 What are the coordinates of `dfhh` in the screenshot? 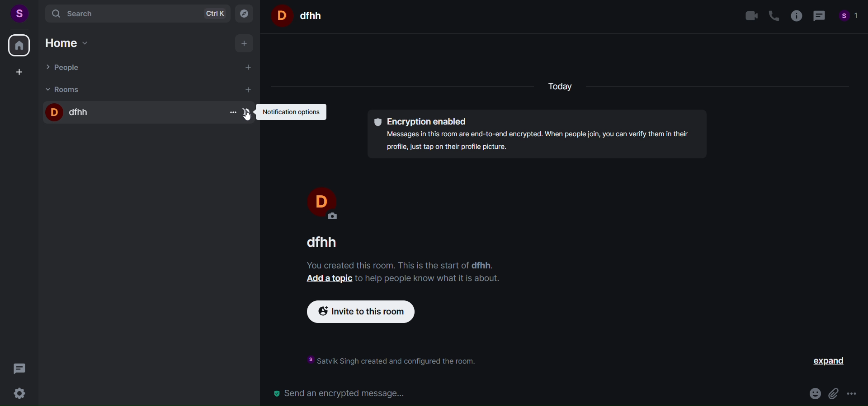 It's located at (328, 242).